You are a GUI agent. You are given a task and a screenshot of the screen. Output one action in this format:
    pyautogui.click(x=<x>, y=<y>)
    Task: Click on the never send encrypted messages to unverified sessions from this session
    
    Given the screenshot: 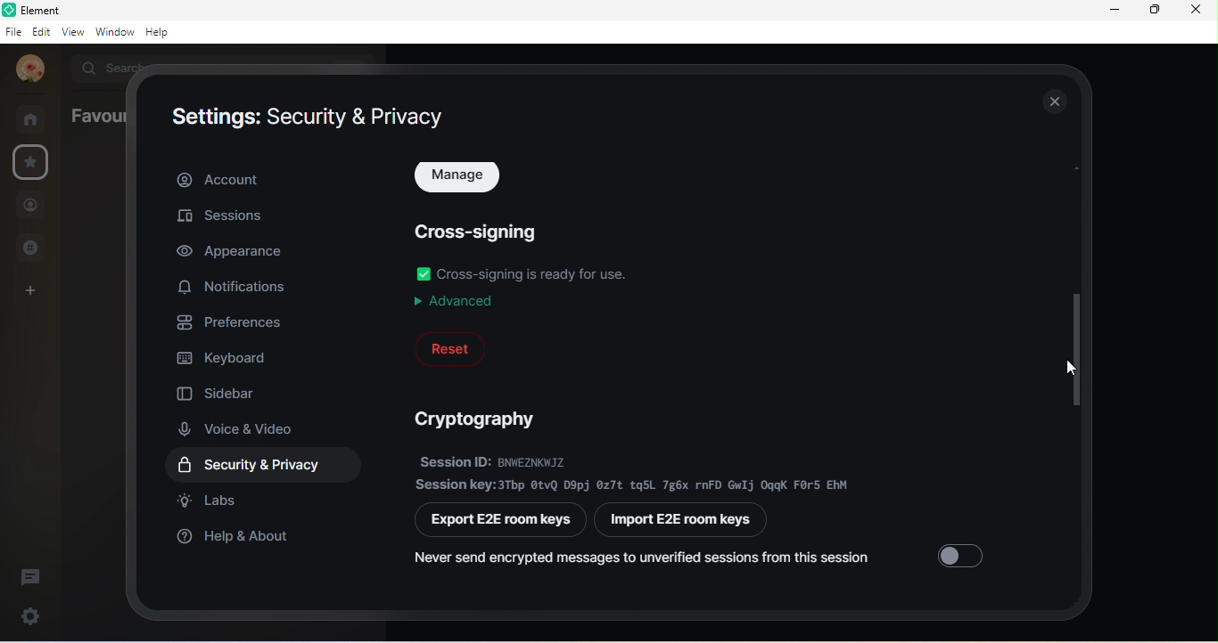 What is the action you would take?
    pyautogui.click(x=643, y=560)
    